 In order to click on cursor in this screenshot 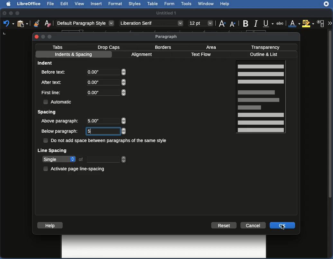, I will do `click(284, 229)`.